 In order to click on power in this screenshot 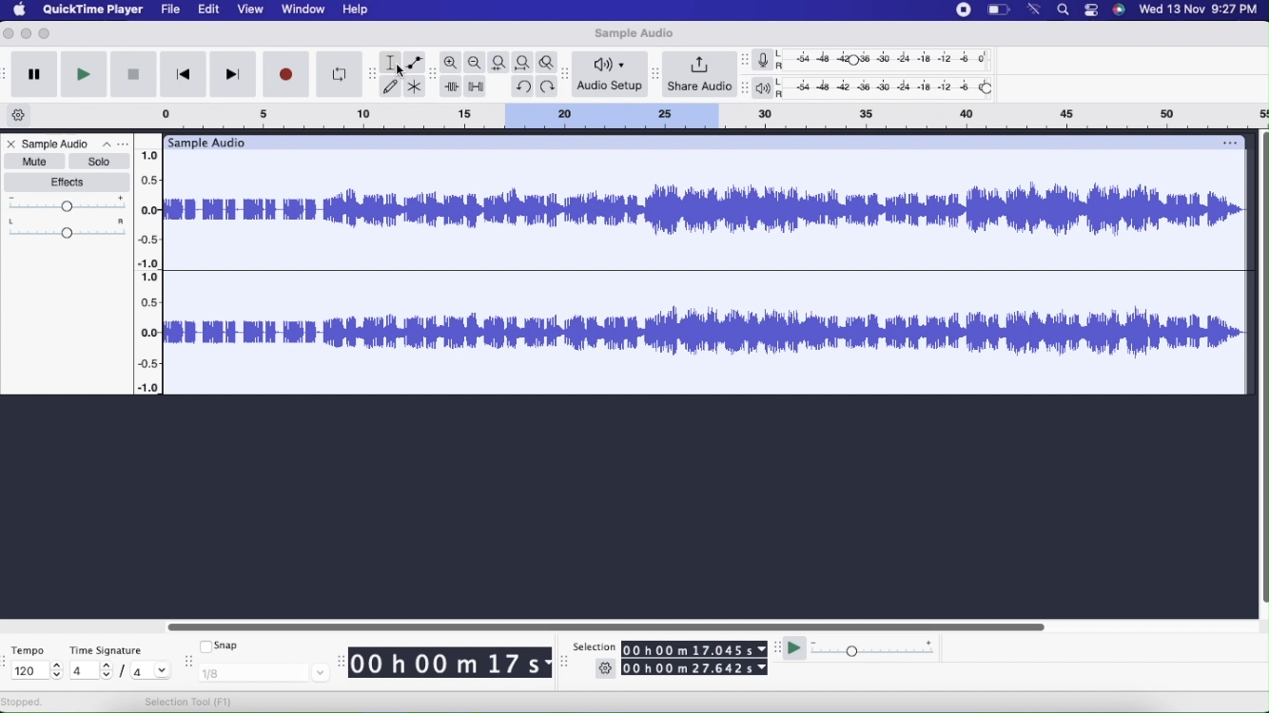, I will do `click(999, 9)`.